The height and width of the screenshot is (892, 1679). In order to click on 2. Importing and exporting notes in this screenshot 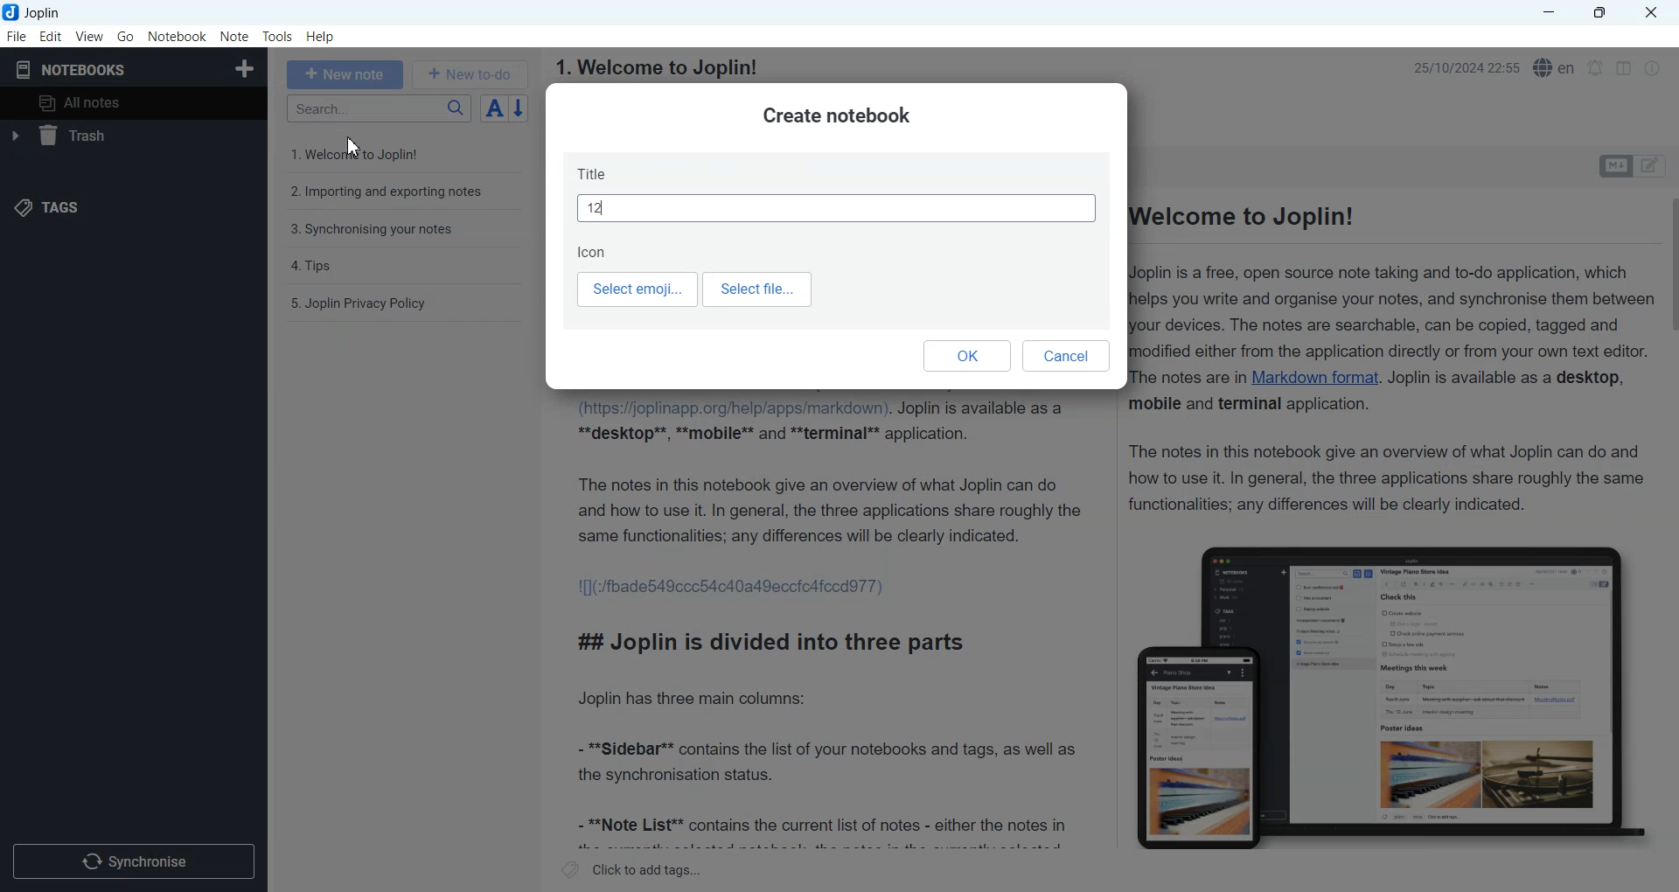, I will do `click(388, 194)`.